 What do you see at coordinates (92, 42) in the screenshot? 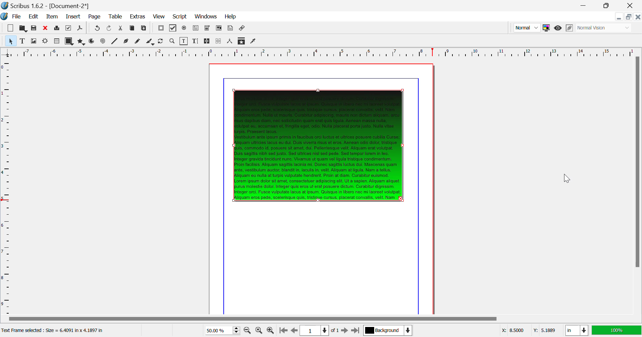
I see `Arcs` at bounding box center [92, 42].